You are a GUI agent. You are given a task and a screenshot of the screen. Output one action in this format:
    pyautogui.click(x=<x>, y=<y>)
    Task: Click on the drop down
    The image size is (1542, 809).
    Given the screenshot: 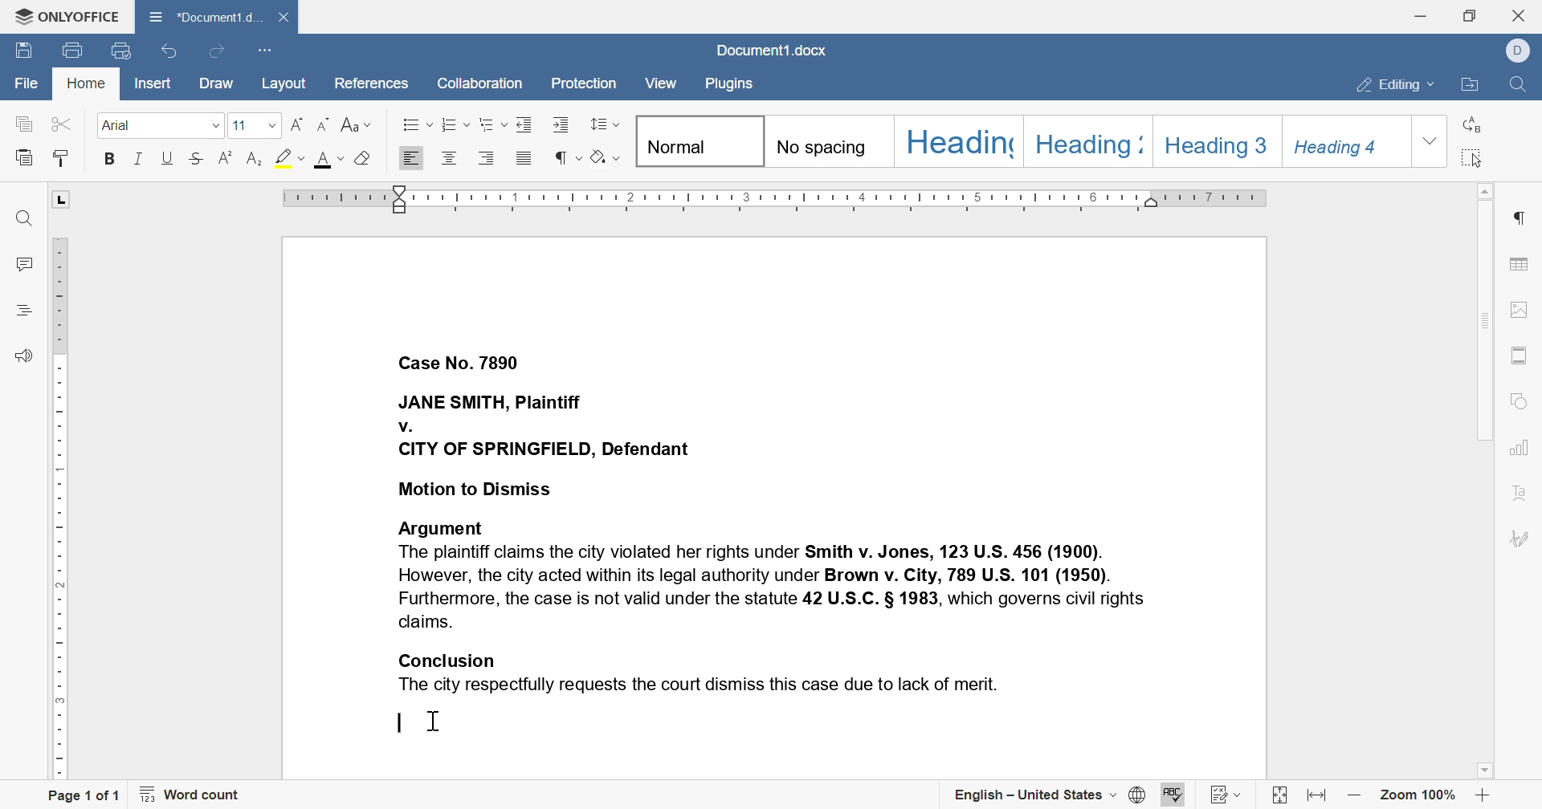 What is the action you would take?
    pyautogui.click(x=1430, y=140)
    